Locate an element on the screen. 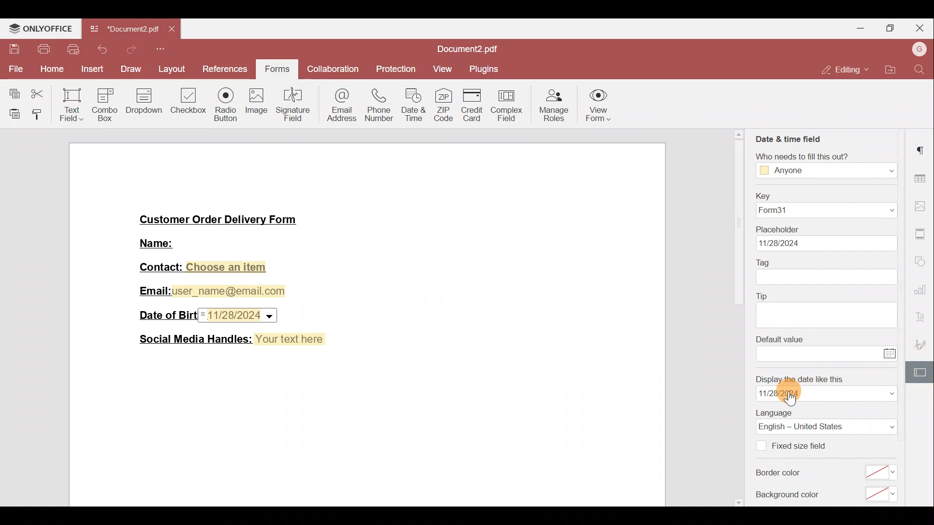  File is located at coordinates (14, 68).